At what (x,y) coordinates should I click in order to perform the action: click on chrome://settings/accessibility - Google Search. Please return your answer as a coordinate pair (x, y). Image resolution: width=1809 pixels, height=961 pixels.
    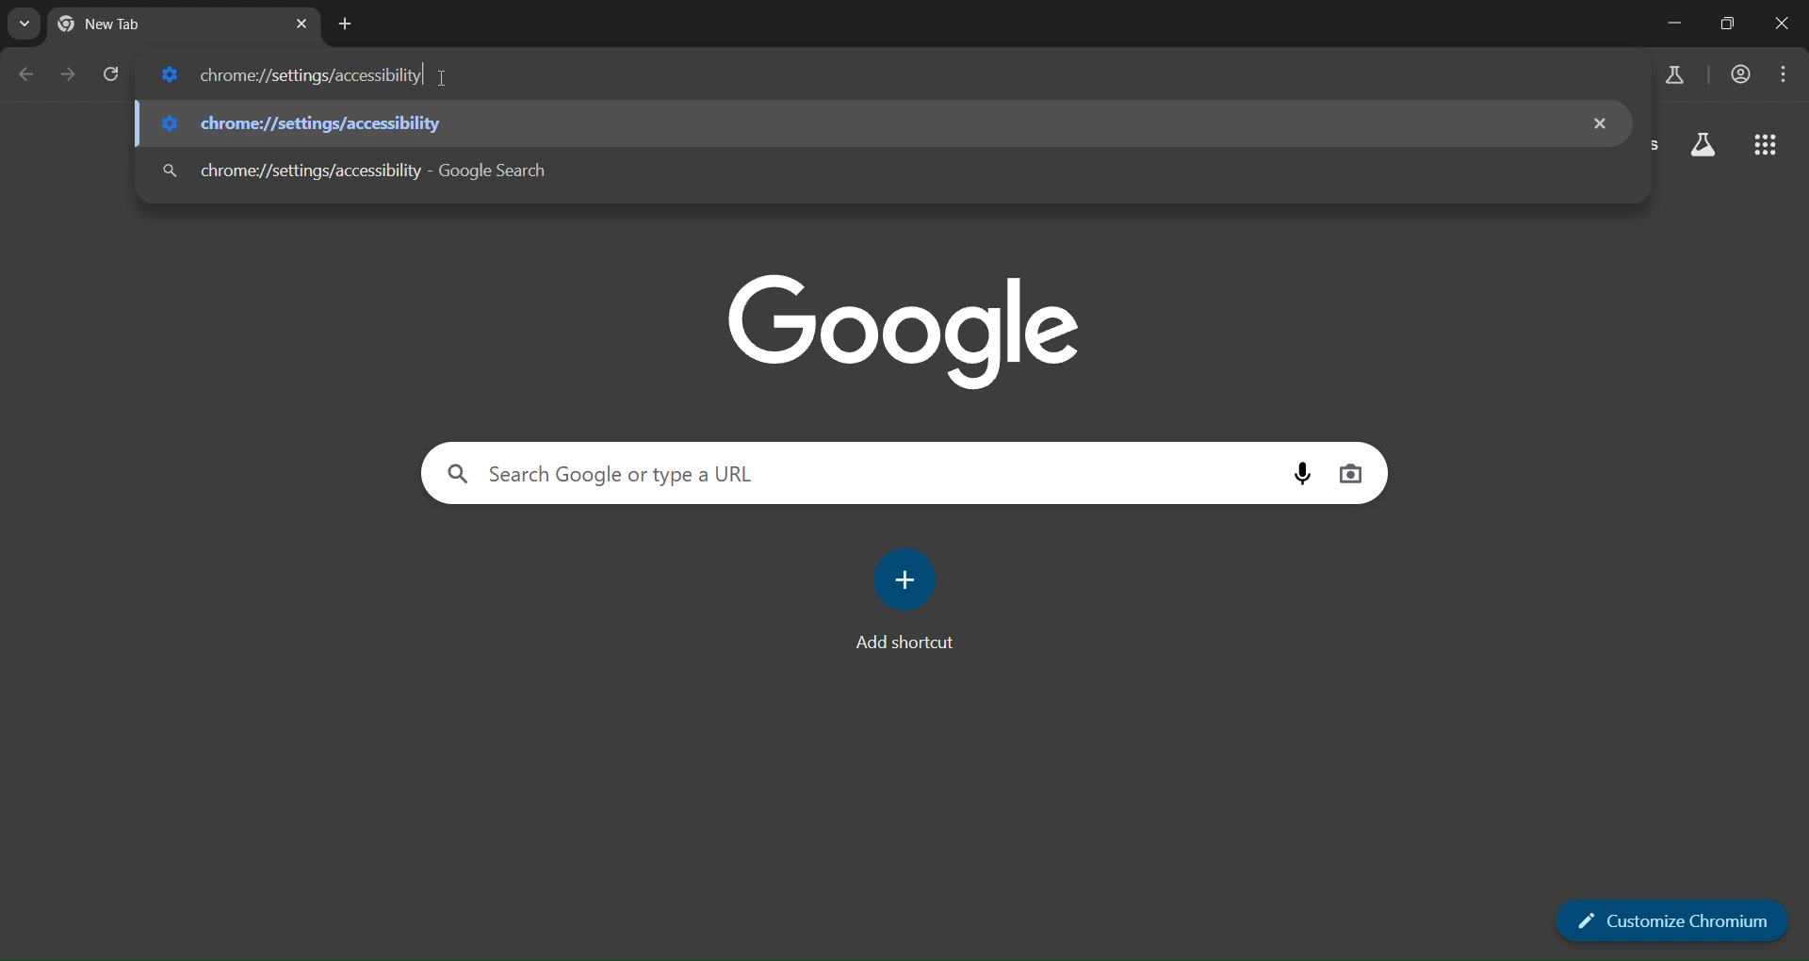
    Looking at the image, I should click on (355, 172).